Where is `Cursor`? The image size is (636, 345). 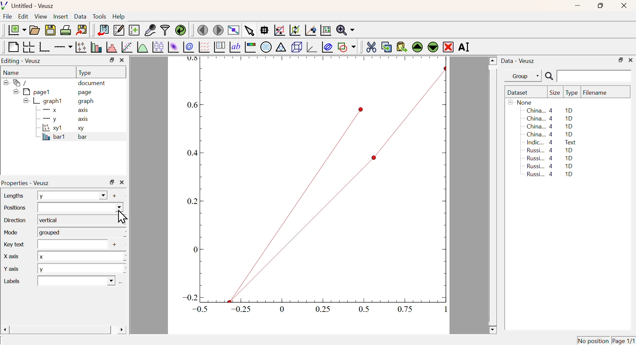 Cursor is located at coordinates (122, 217).